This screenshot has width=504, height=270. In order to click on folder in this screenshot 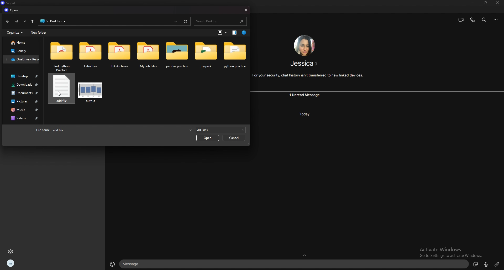, I will do `click(91, 56)`.